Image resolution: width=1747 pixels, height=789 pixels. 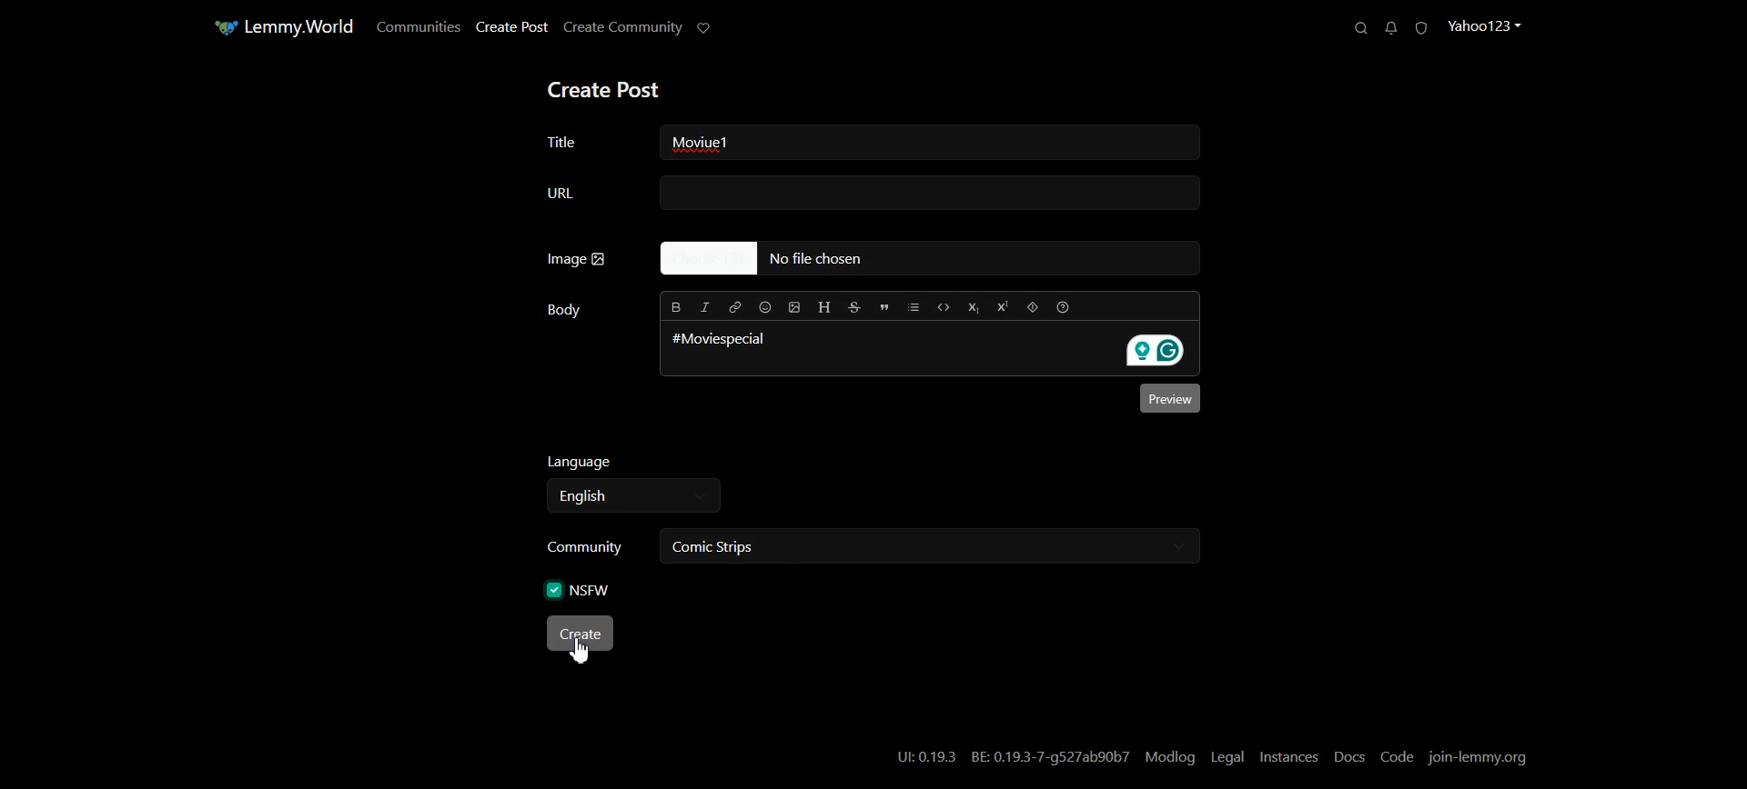 What do you see at coordinates (886, 305) in the screenshot?
I see `Quote` at bounding box center [886, 305].